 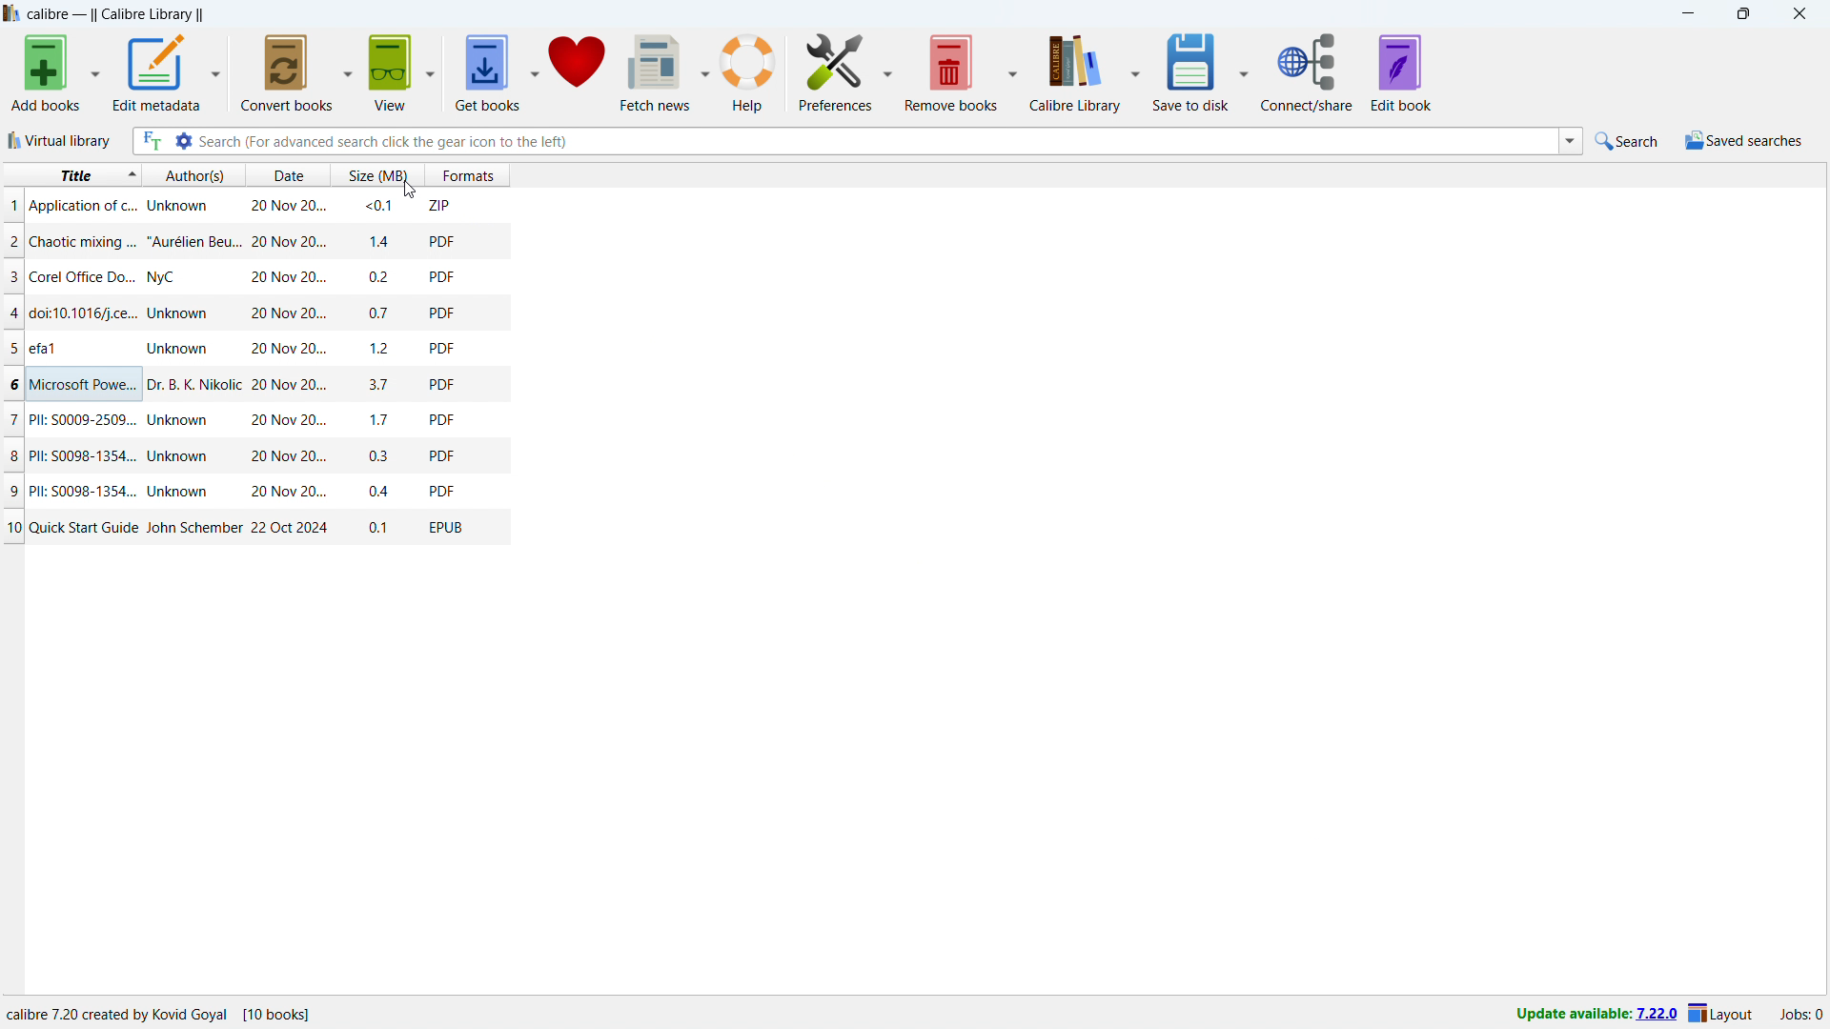 I want to click on , so click(x=157, y=73).